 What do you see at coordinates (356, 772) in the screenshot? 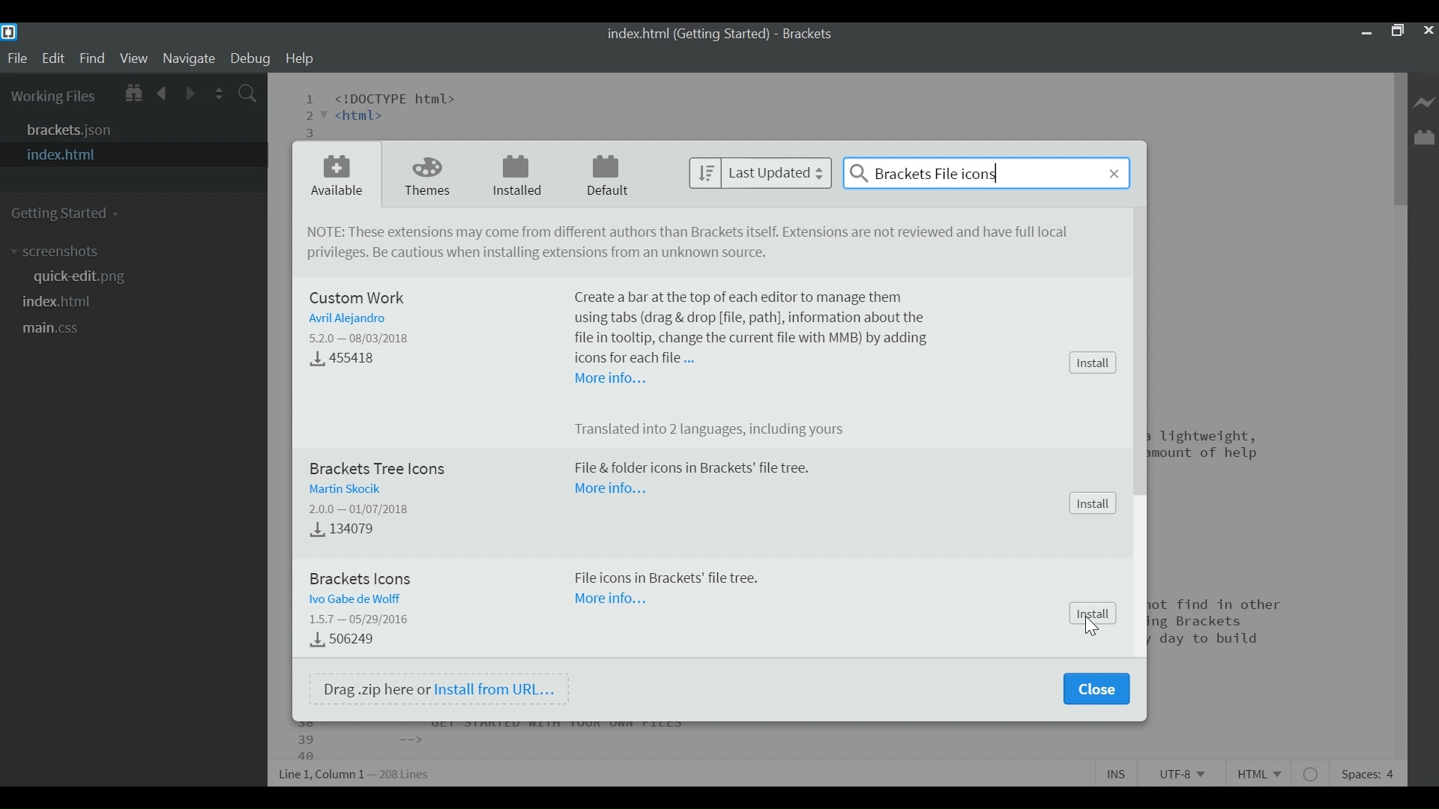
I see `Line, Column Preferences` at bounding box center [356, 772].